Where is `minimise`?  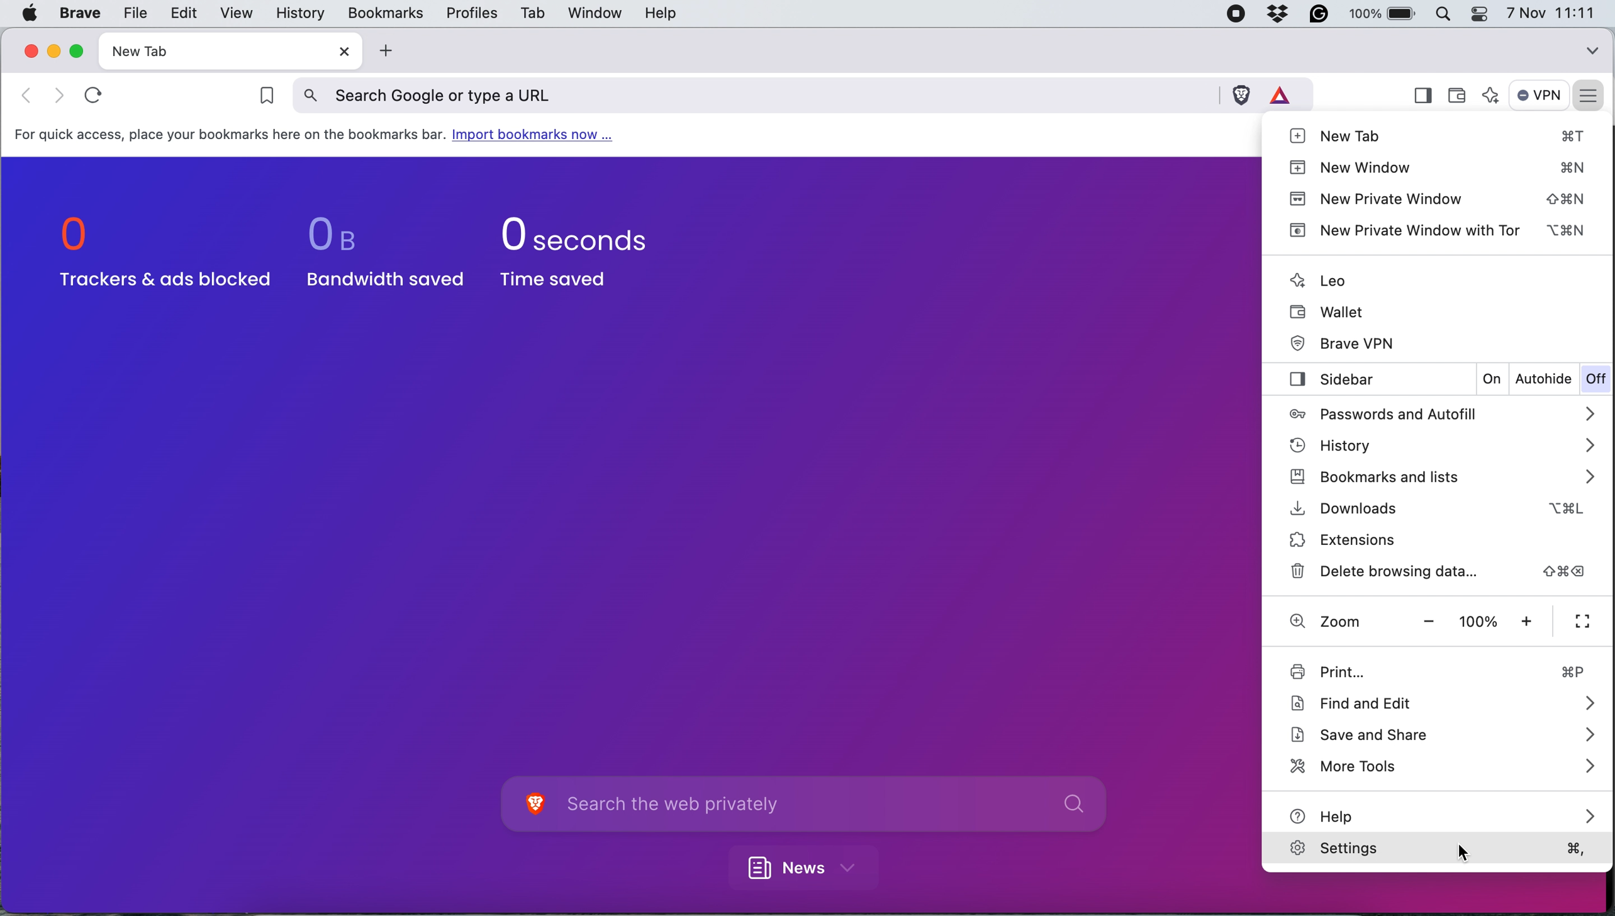
minimise is located at coordinates (54, 50).